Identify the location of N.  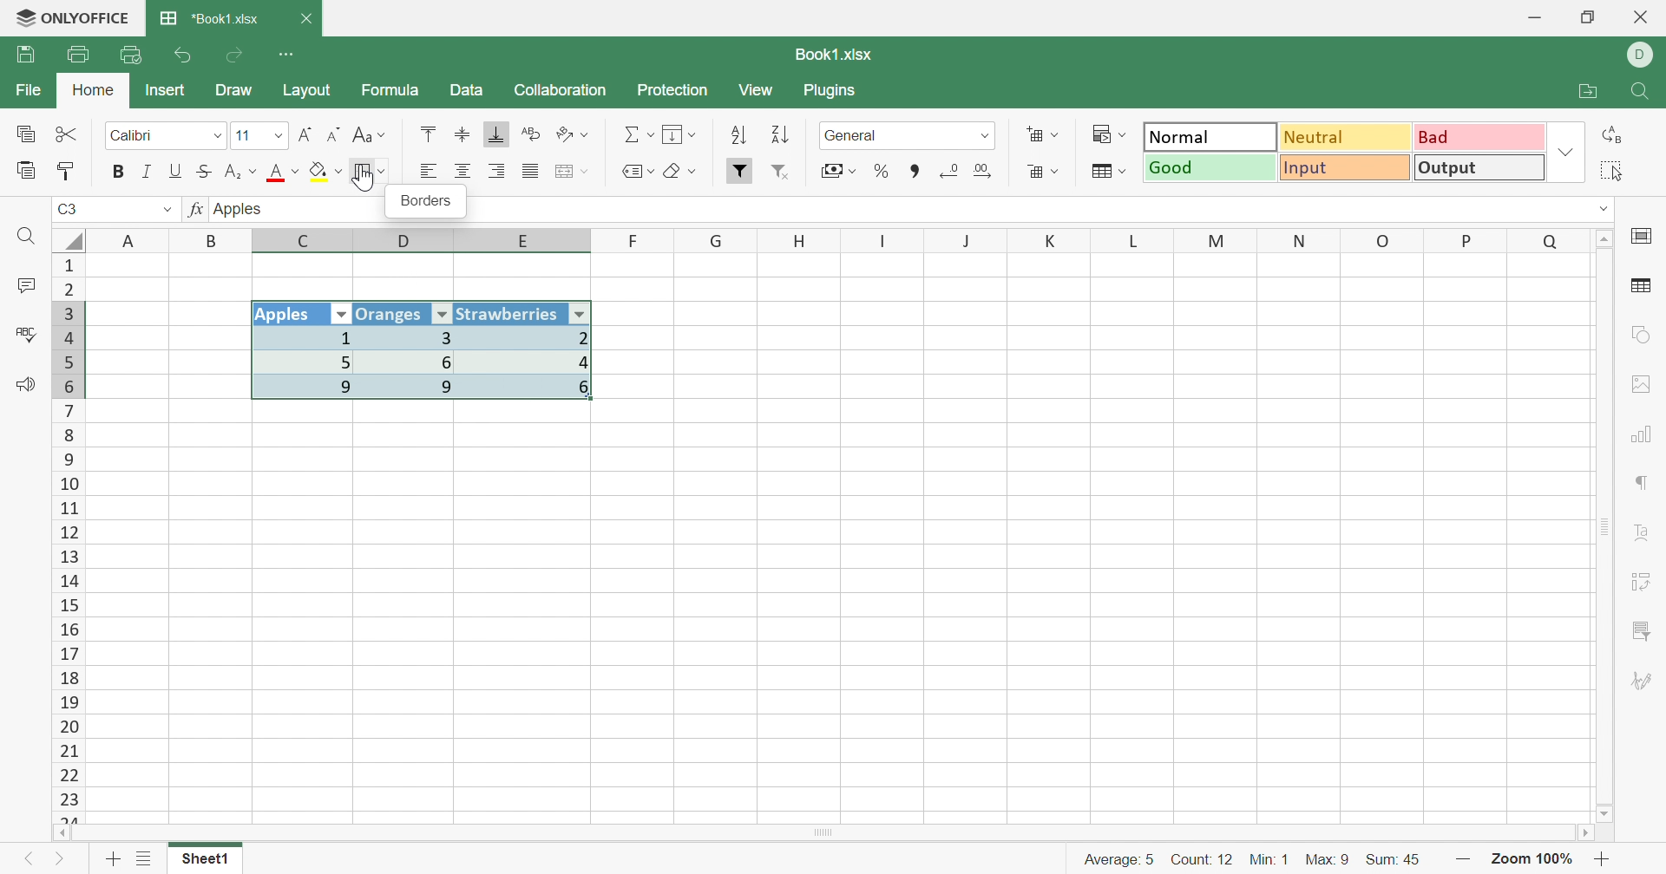
(1297, 240).